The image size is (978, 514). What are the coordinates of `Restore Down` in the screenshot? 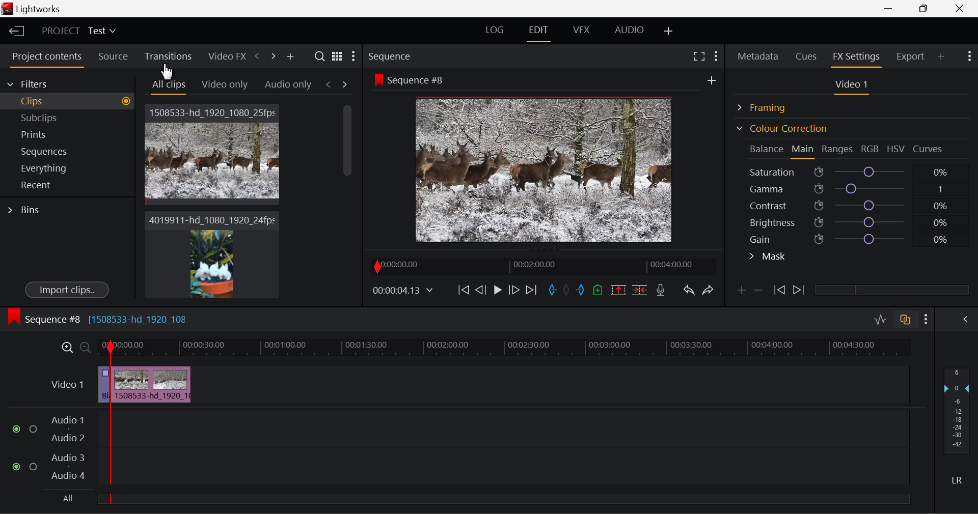 It's located at (892, 9).